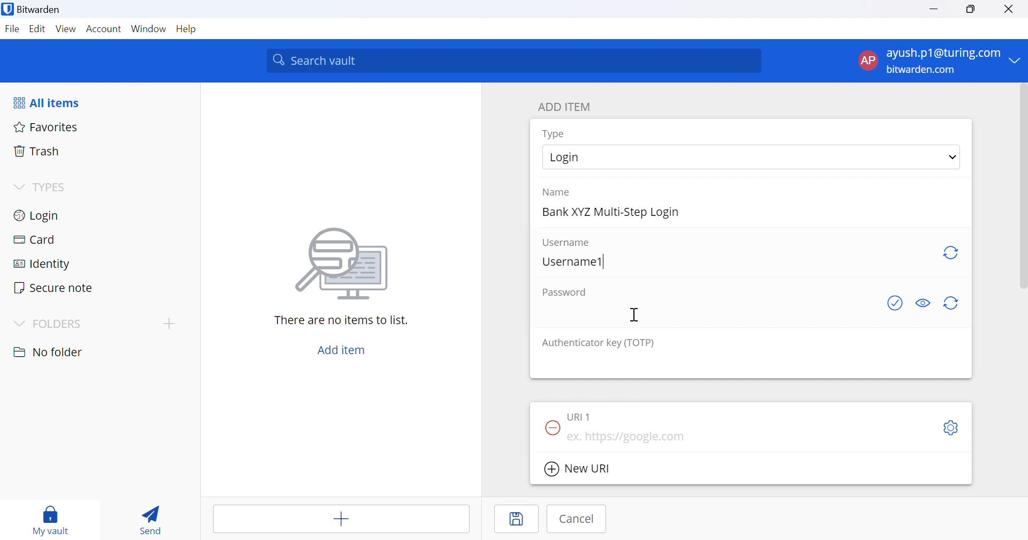 The image size is (1028, 540). What do you see at coordinates (579, 157) in the screenshot?
I see `Login ` at bounding box center [579, 157].